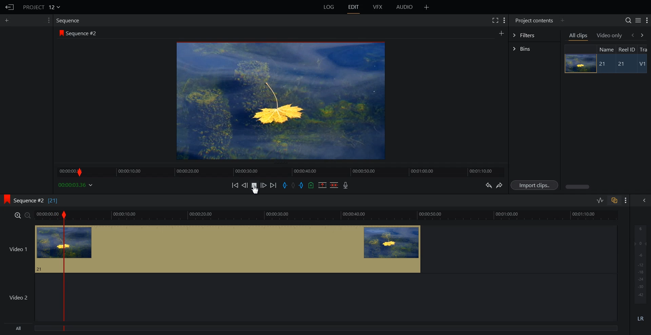  Describe the element at coordinates (255, 185) in the screenshot. I see `Play` at that location.